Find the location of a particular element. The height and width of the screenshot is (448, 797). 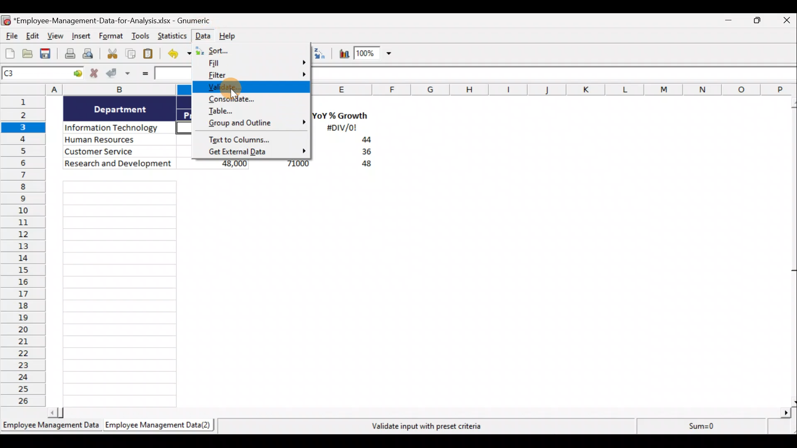

File is located at coordinates (10, 37).